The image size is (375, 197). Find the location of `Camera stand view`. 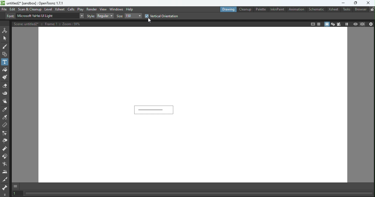

Camera stand view is located at coordinates (327, 24).